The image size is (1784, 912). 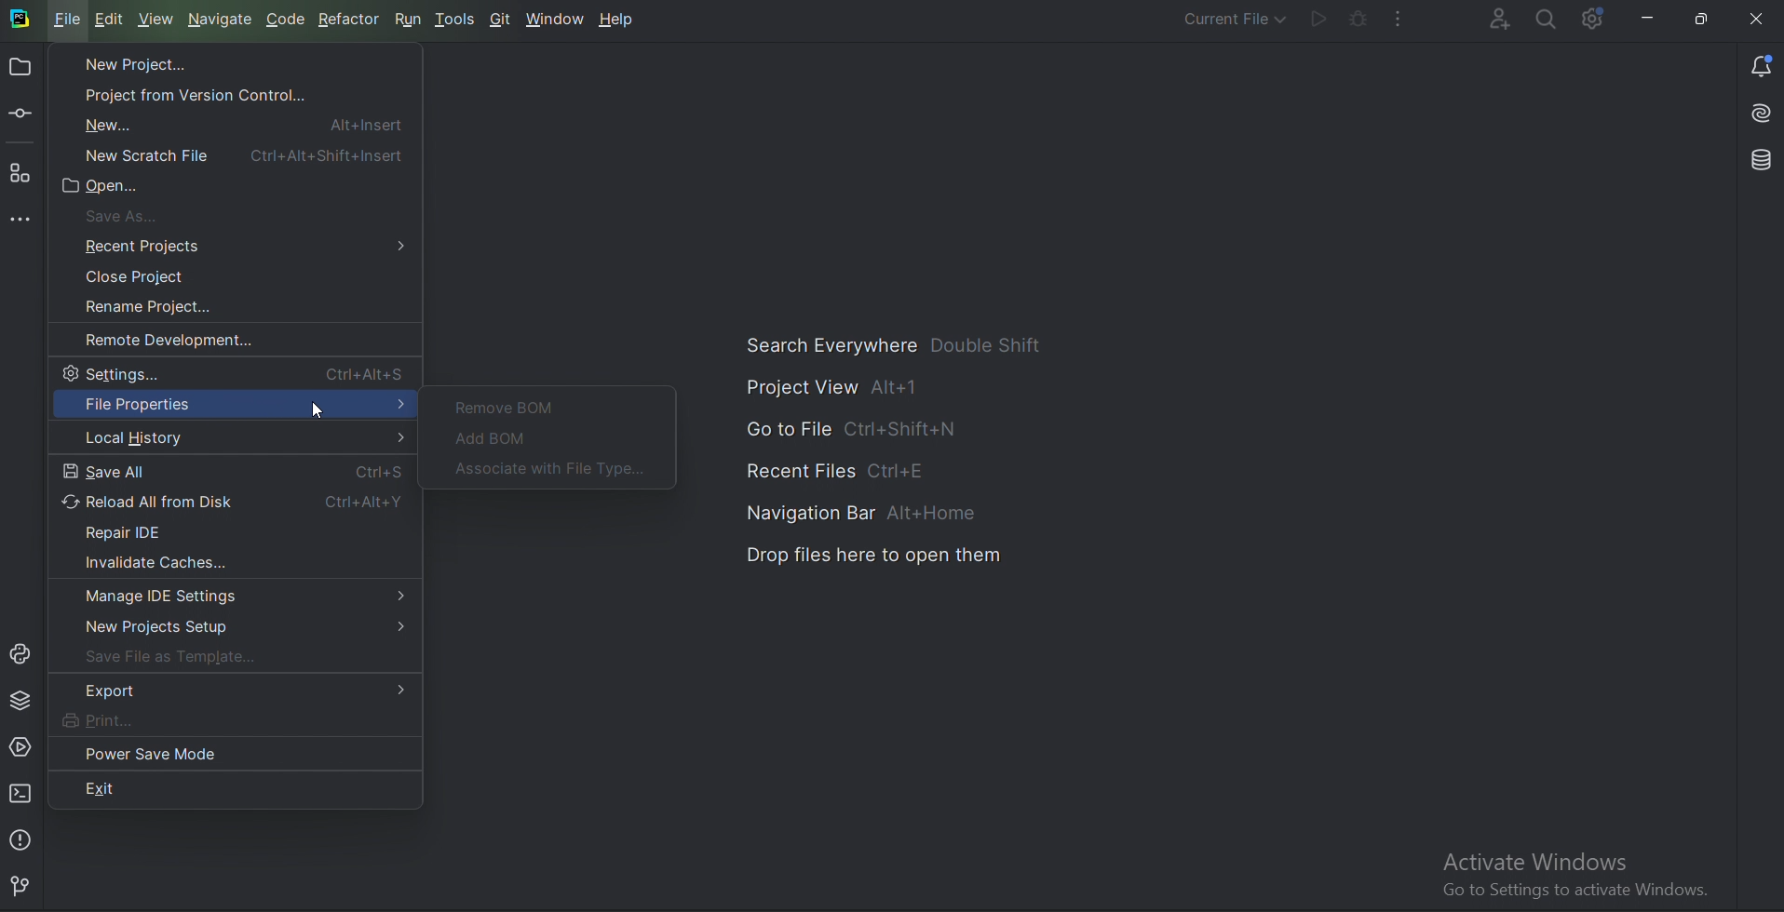 What do you see at coordinates (163, 308) in the screenshot?
I see `Rename project` at bounding box center [163, 308].